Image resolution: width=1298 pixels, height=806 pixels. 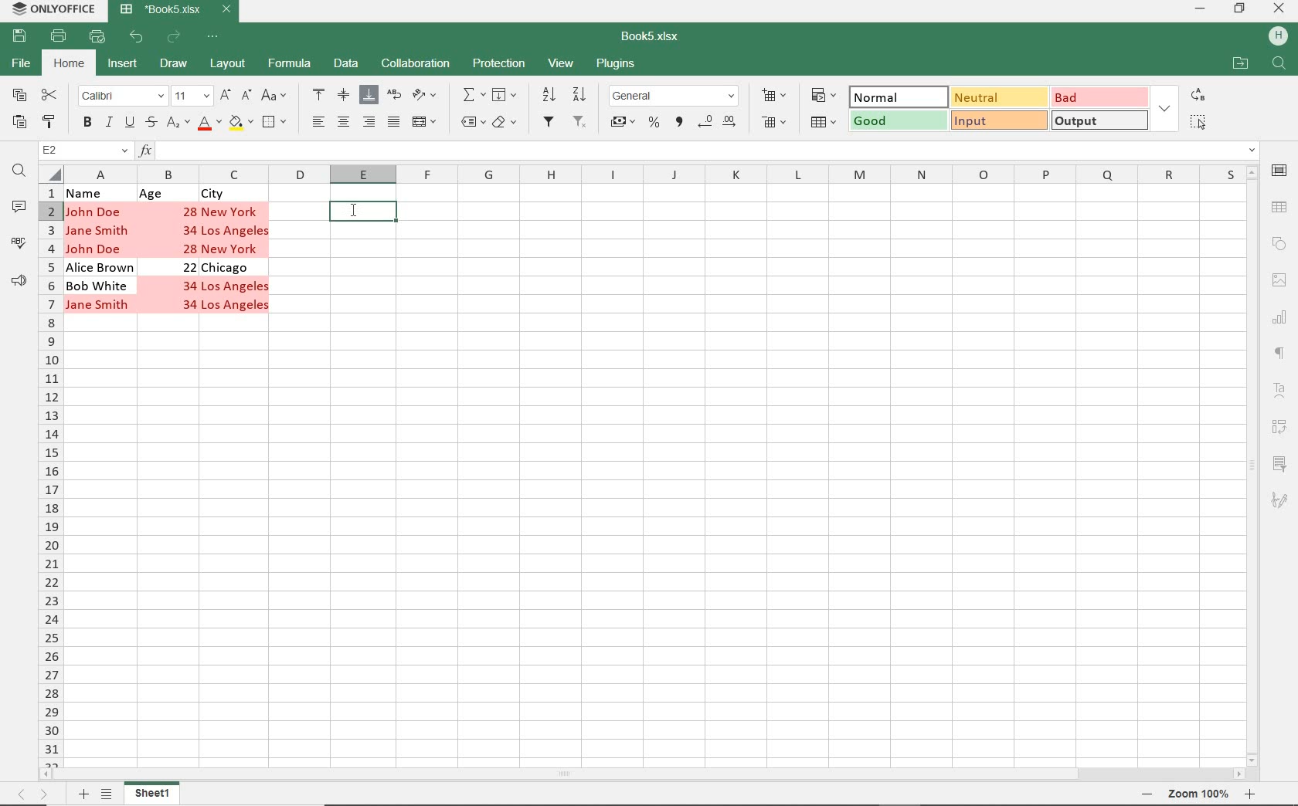 What do you see at coordinates (393, 123) in the screenshot?
I see `JUSTIFIED` at bounding box center [393, 123].